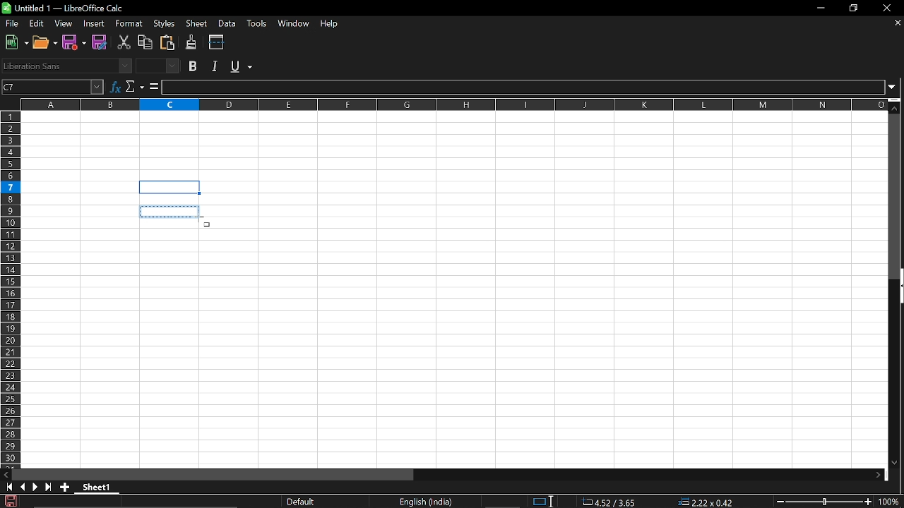 The width and height of the screenshot is (904, 508). Describe the element at coordinates (166, 23) in the screenshot. I see `Styles` at that location.